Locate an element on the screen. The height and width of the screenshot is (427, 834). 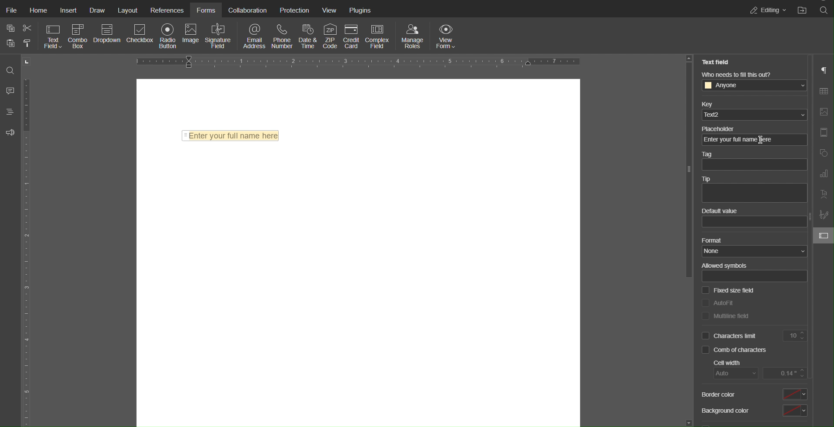
Table Settings is located at coordinates (823, 91).